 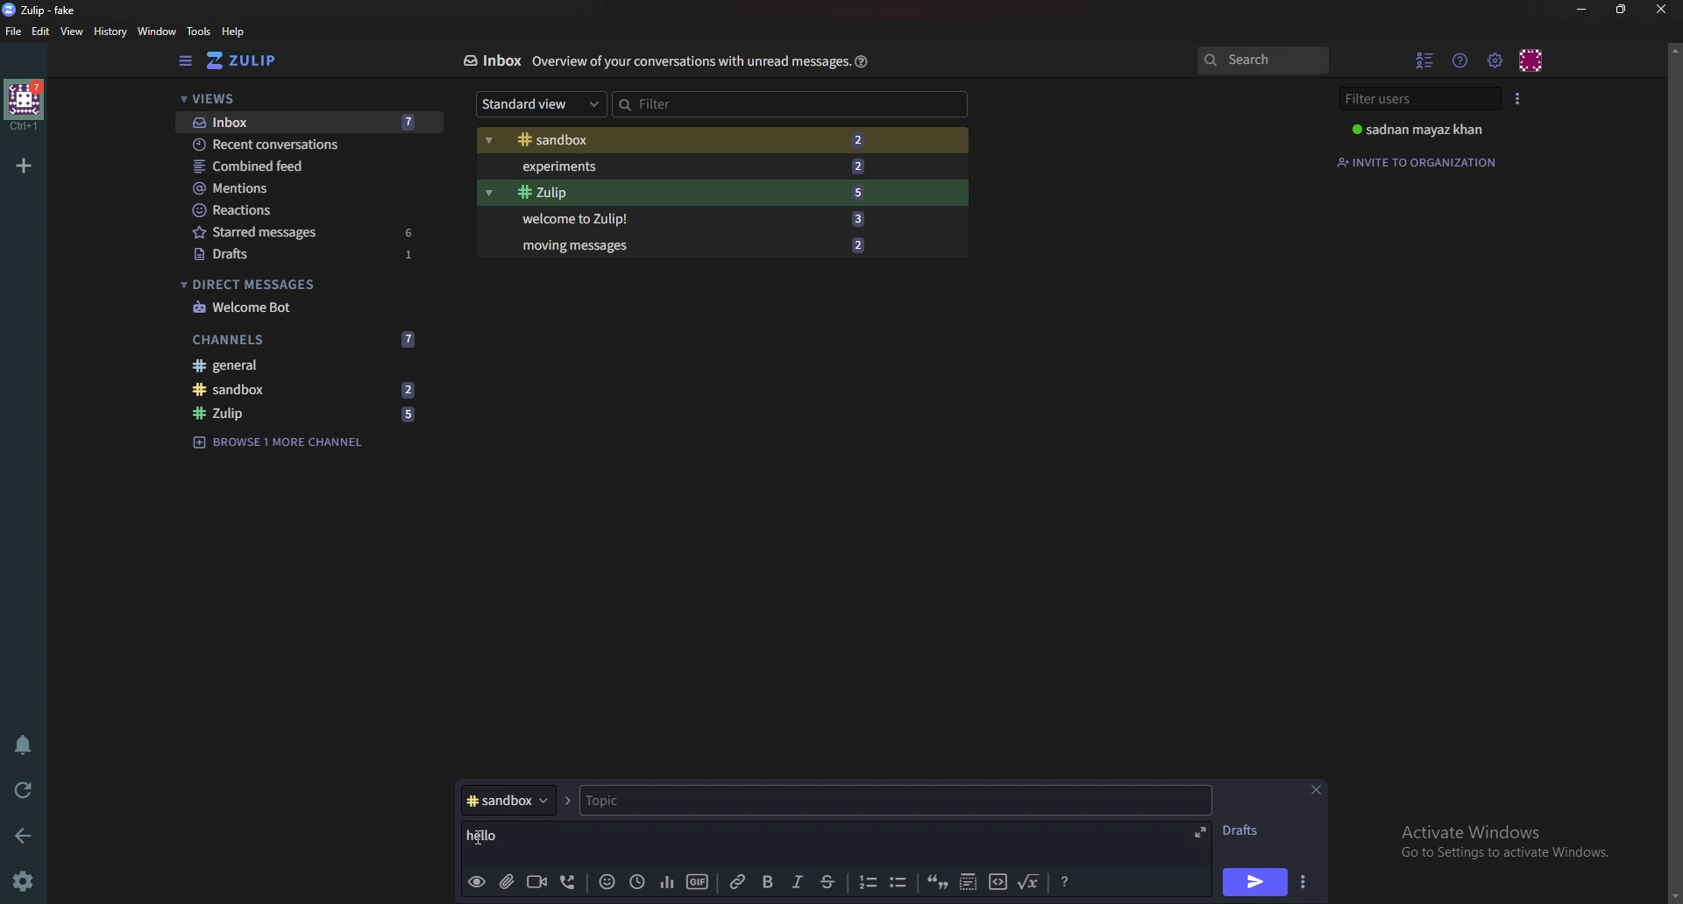 I want to click on Add organization, so click(x=24, y=165).